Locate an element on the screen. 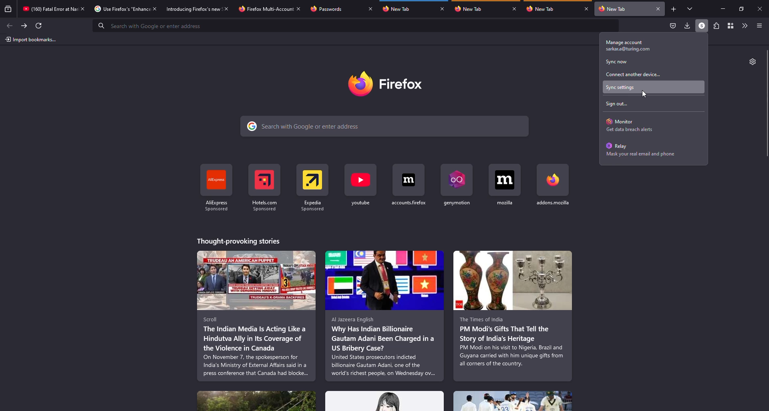  shortcut is located at coordinates (361, 184).